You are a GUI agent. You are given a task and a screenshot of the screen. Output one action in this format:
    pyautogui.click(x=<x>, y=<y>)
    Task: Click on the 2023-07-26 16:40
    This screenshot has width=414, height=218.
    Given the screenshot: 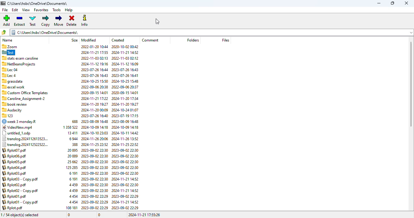 What is the action you would take?
    pyautogui.click(x=95, y=116)
    